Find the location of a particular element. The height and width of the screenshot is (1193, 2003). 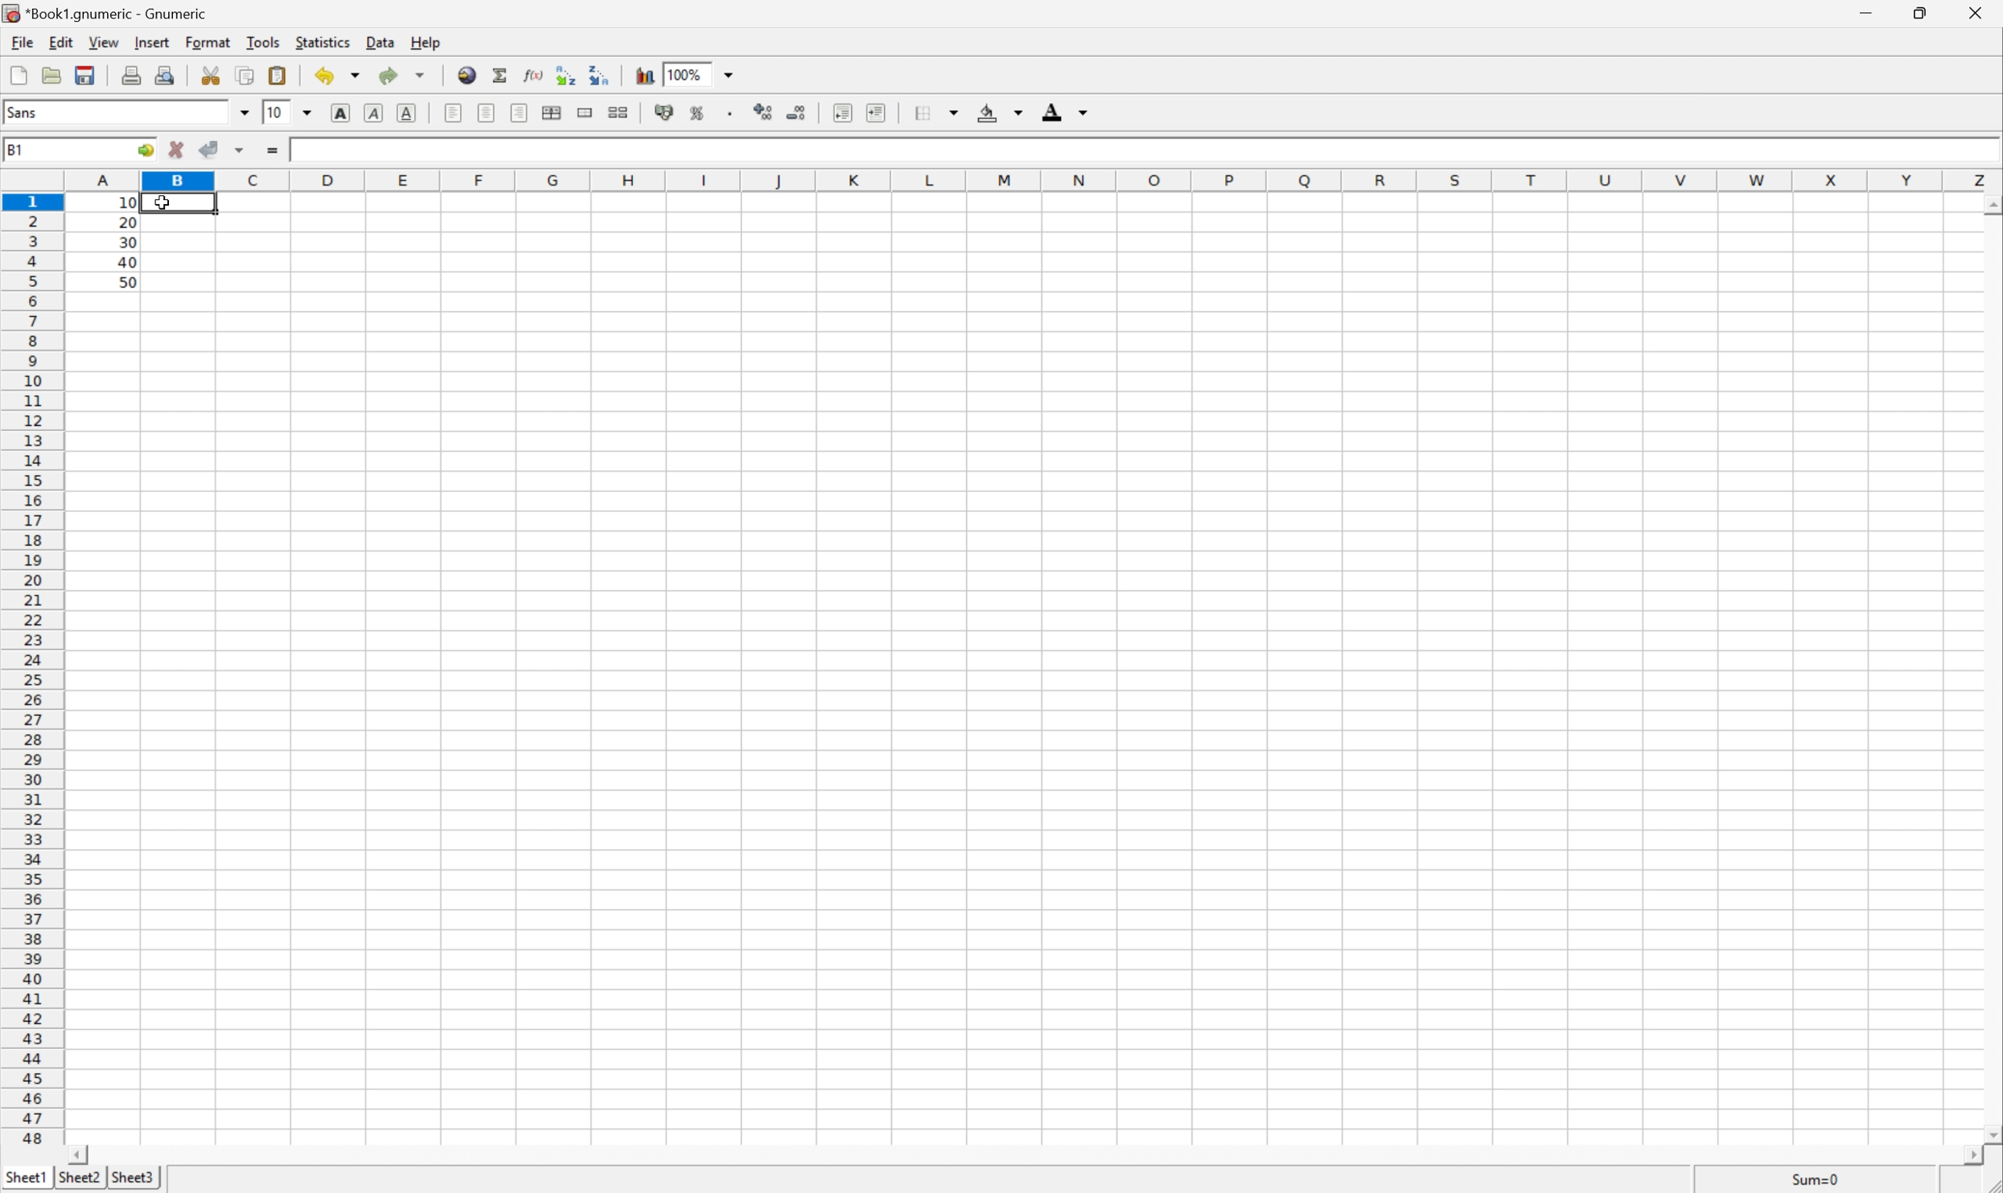

Statistics is located at coordinates (322, 43).